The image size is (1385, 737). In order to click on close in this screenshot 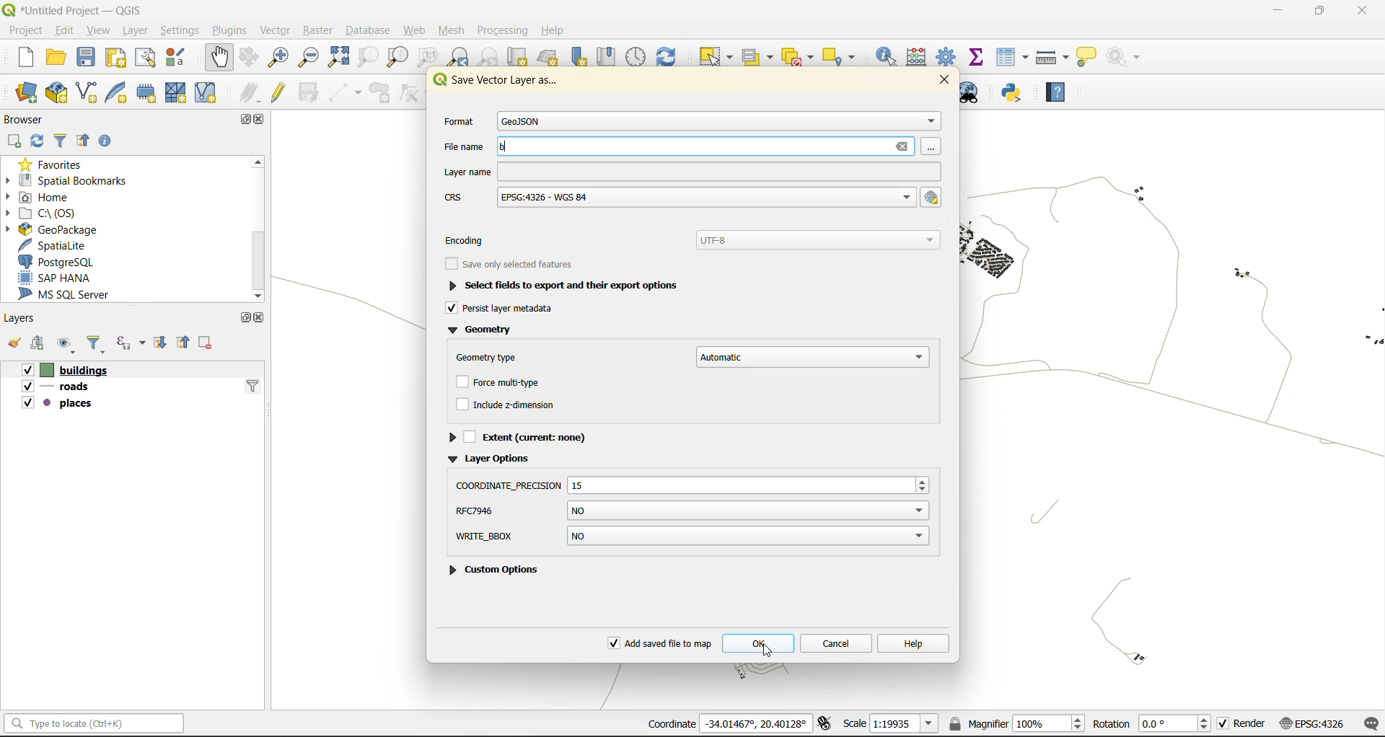, I will do `click(1362, 12)`.